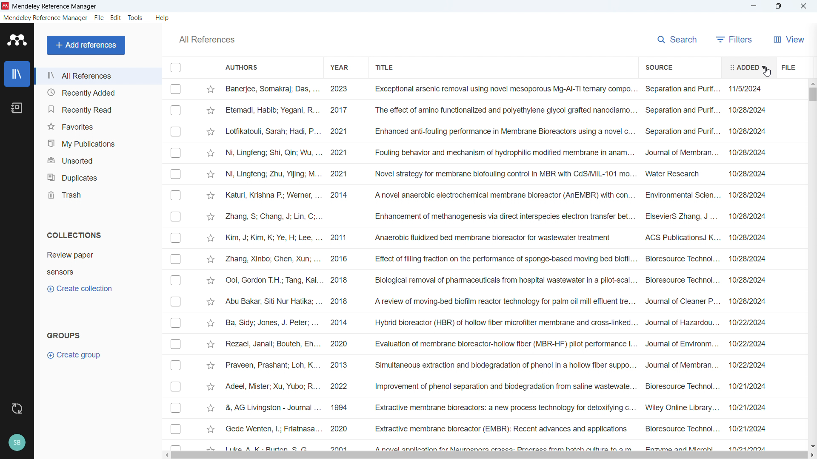 This screenshot has width=817, height=459. Describe the element at coordinates (73, 235) in the screenshot. I see `Collection ` at that location.